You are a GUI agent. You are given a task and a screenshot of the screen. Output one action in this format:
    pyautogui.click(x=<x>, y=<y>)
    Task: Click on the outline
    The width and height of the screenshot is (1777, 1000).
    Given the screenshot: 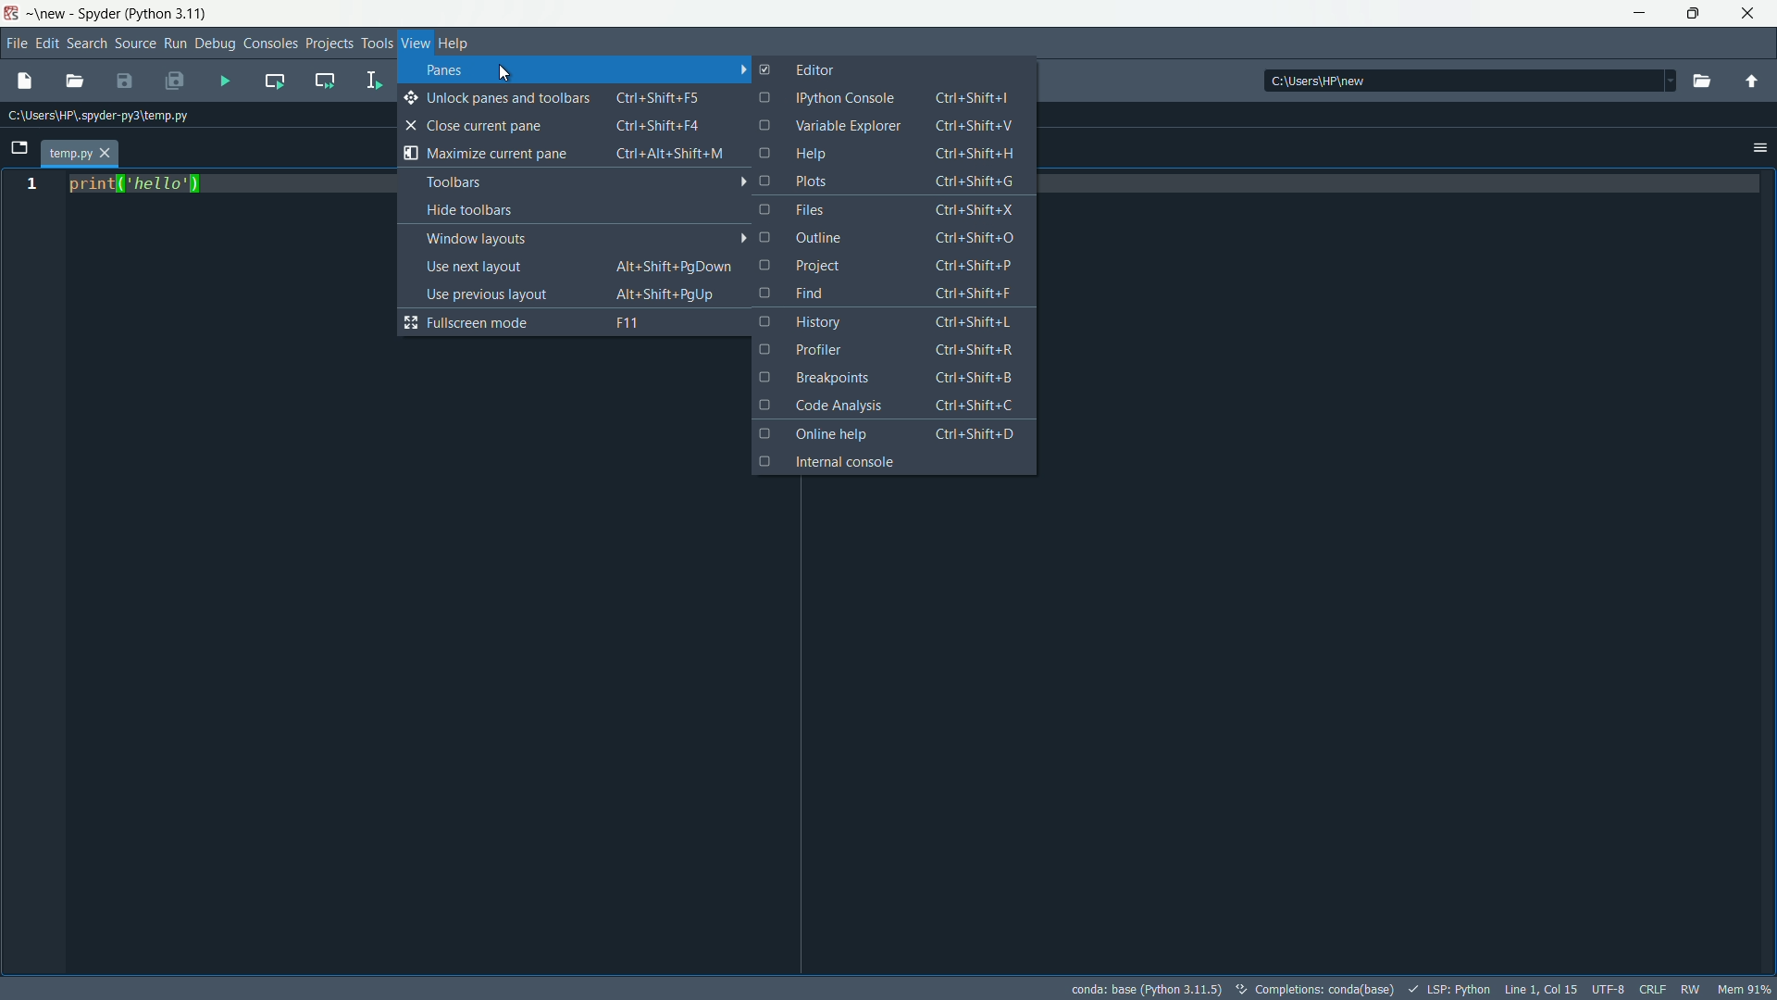 What is the action you would take?
    pyautogui.click(x=901, y=241)
    